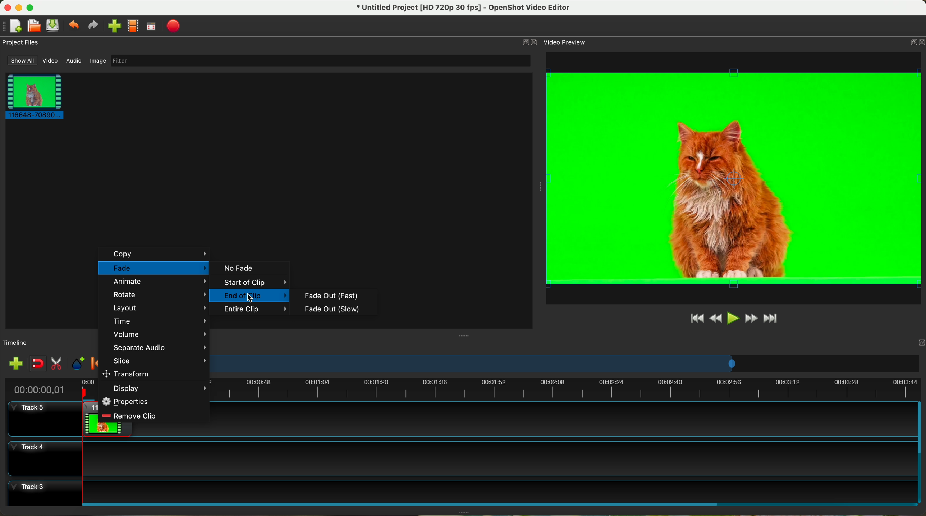 The image size is (926, 516). What do you see at coordinates (159, 282) in the screenshot?
I see `animate` at bounding box center [159, 282].